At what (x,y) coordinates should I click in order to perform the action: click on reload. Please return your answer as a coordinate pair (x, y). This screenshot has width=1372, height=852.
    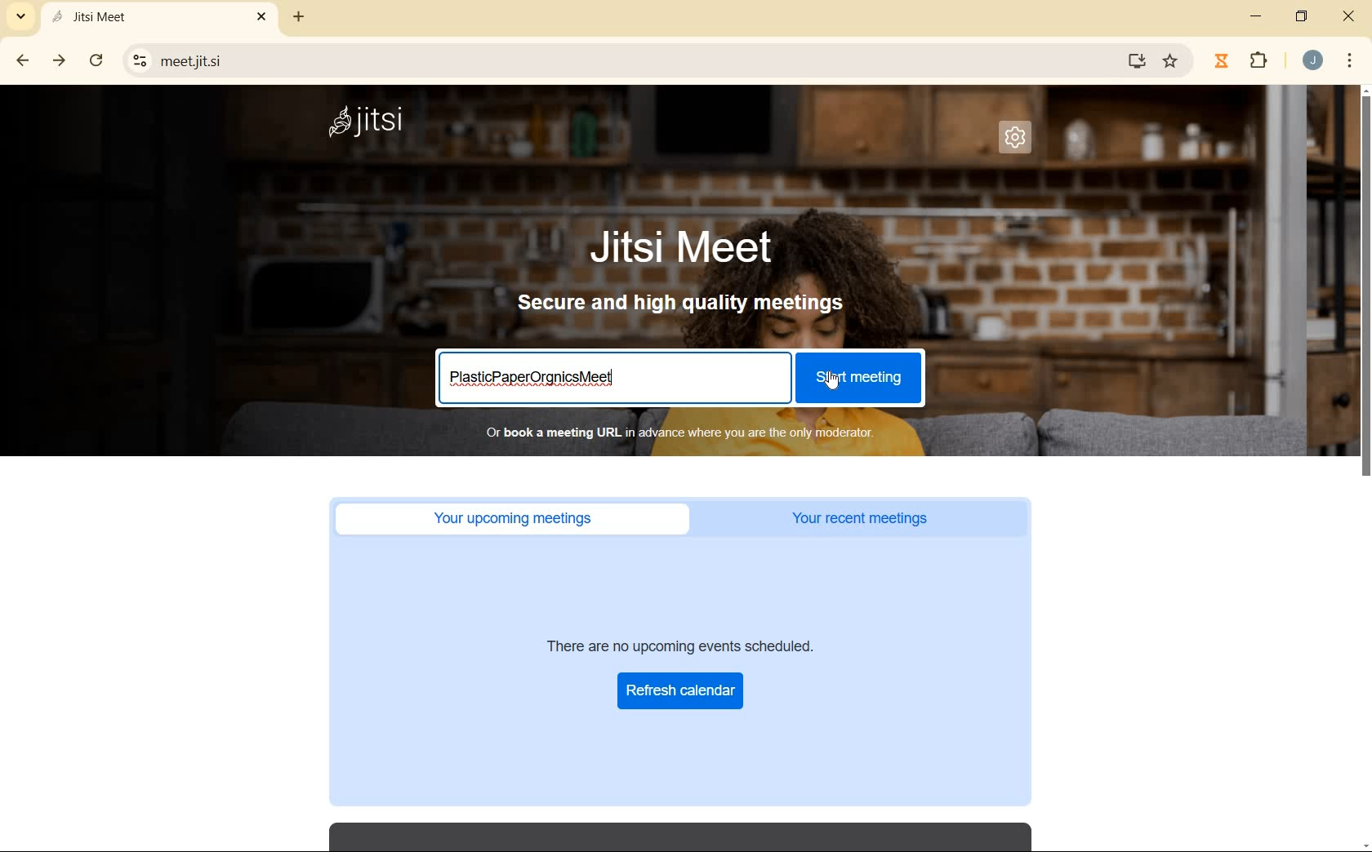
    Looking at the image, I should click on (96, 59).